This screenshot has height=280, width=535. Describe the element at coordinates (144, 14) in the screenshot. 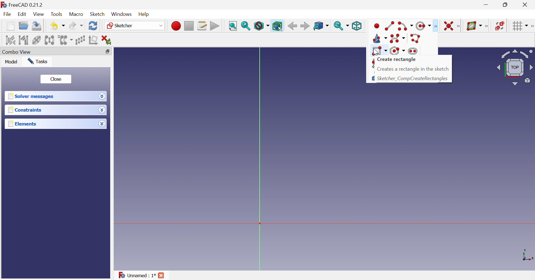

I see `` at that location.